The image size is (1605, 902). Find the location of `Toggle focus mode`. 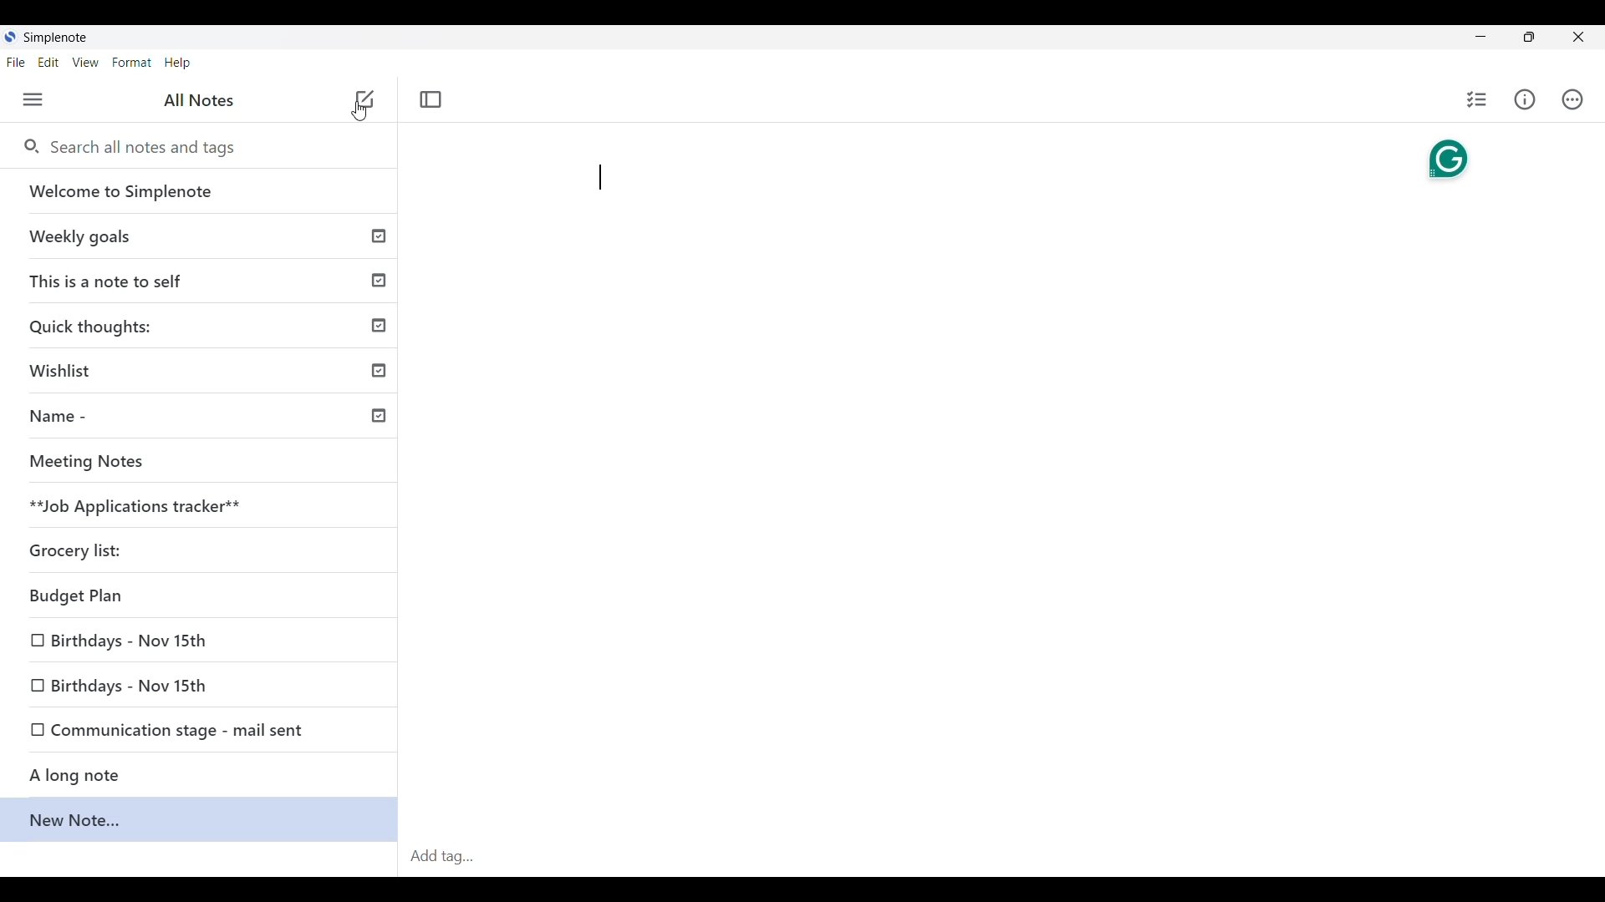

Toggle focus mode is located at coordinates (431, 99).